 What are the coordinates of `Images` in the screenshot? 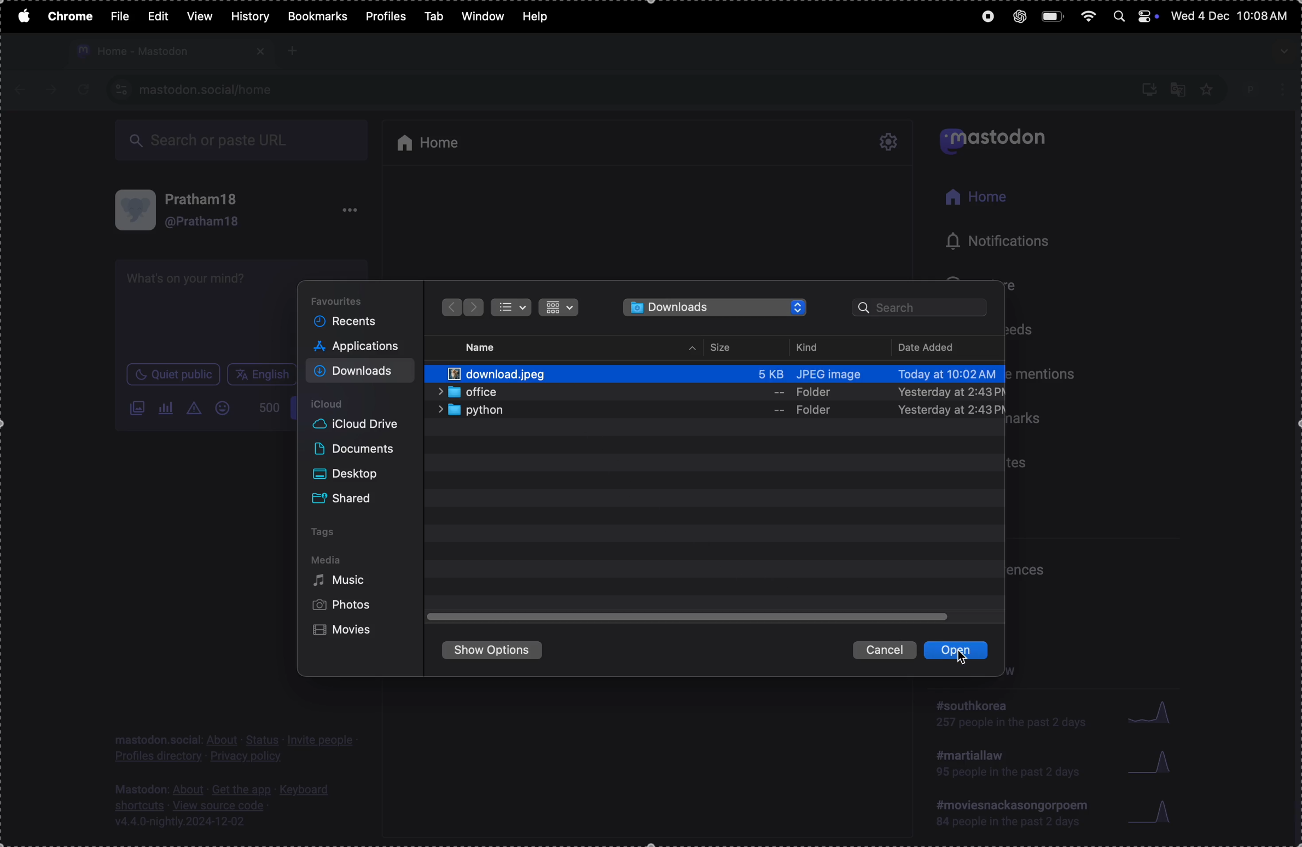 It's located at (137, 410).